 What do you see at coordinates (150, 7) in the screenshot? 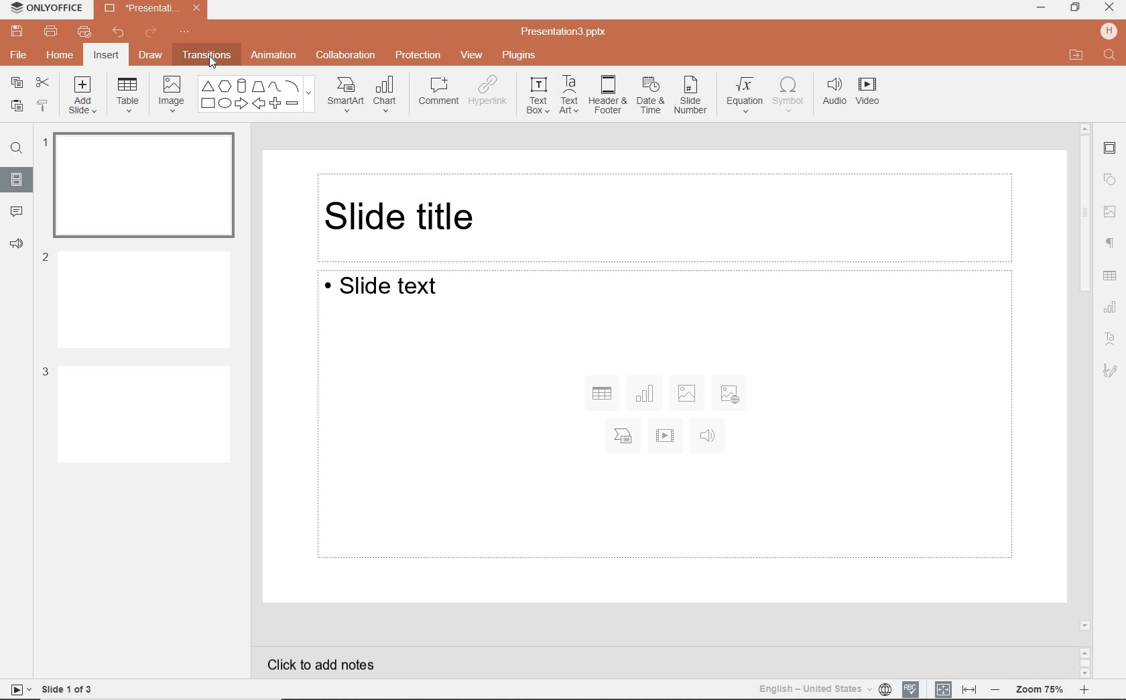
I see `Presentation3.pptx` at bounding box center [150, 7].